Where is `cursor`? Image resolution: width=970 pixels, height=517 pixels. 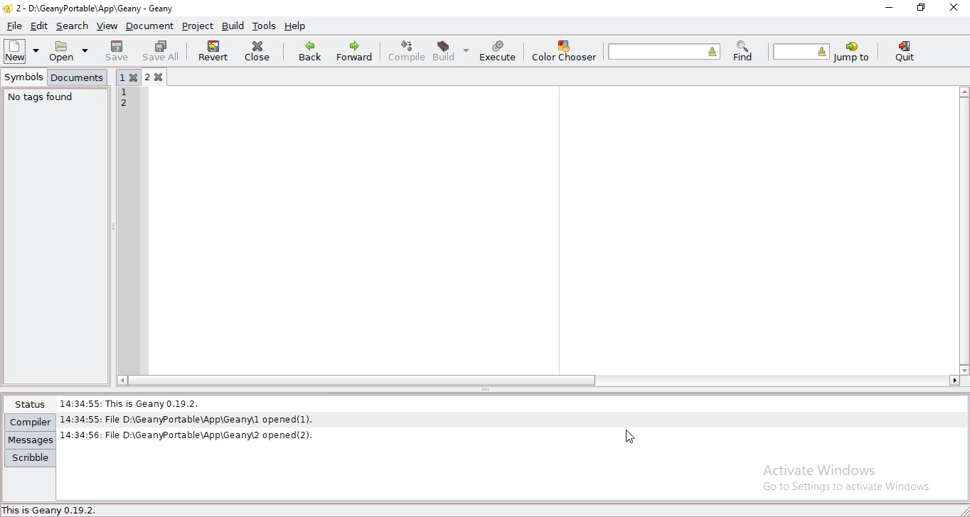 cursor is located at coordinates (631, 438).